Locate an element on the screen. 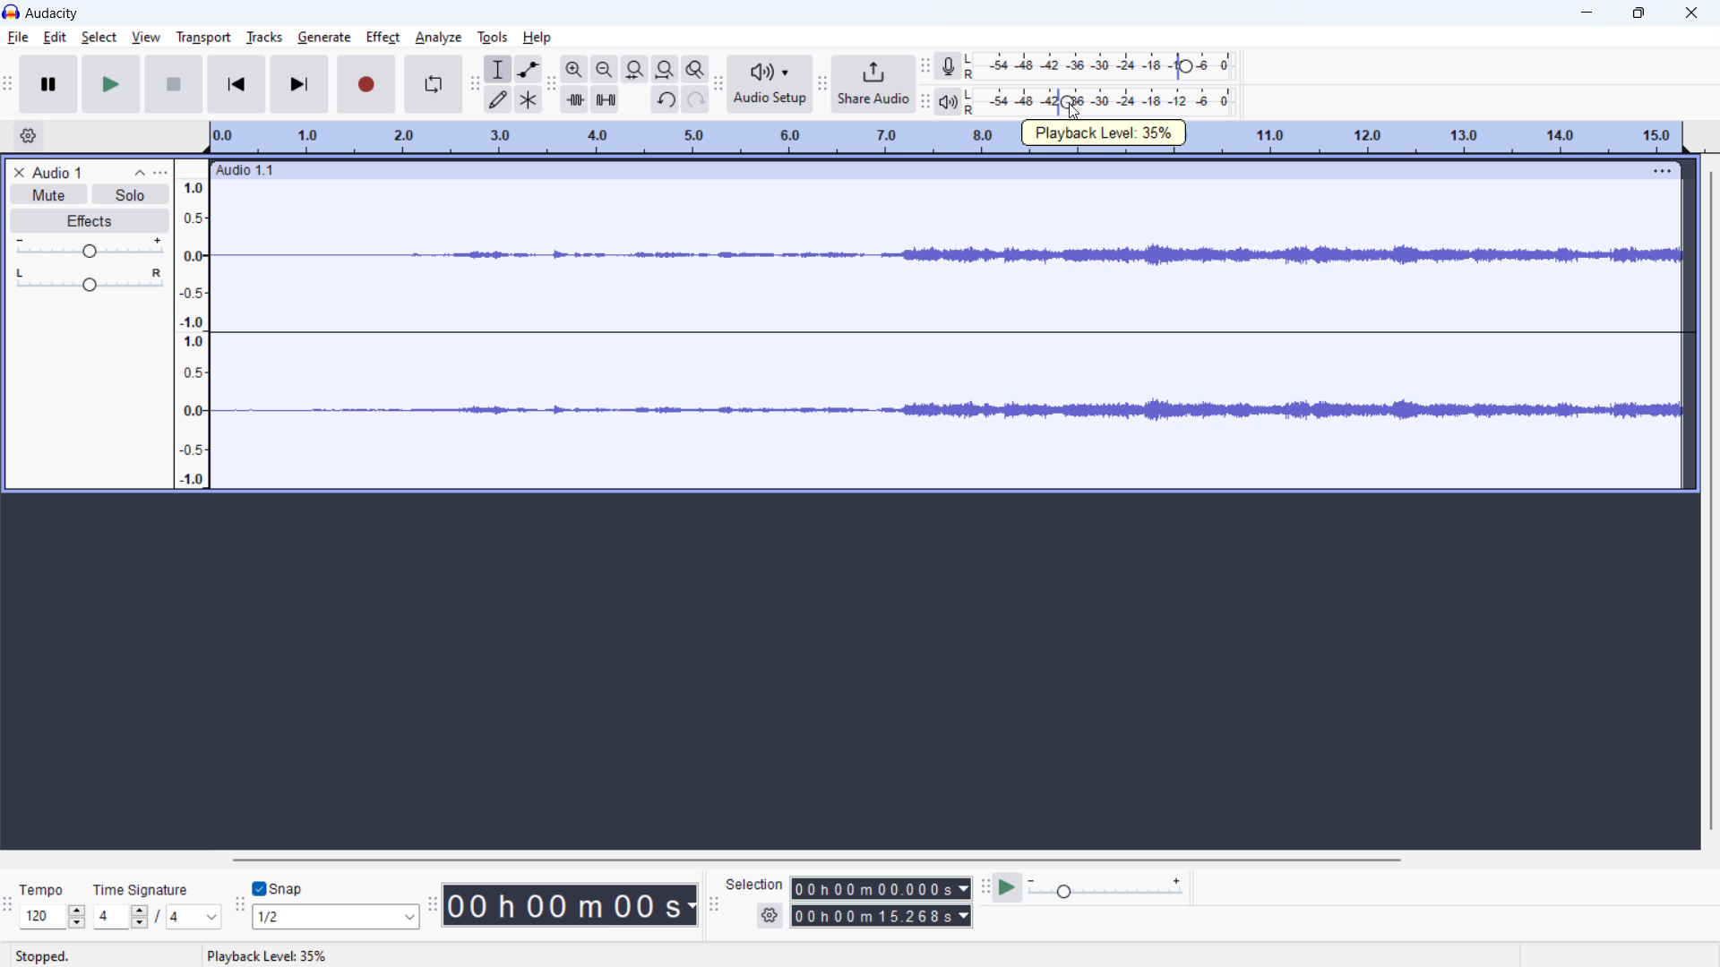  record level is located at coordinates (1099, 66).